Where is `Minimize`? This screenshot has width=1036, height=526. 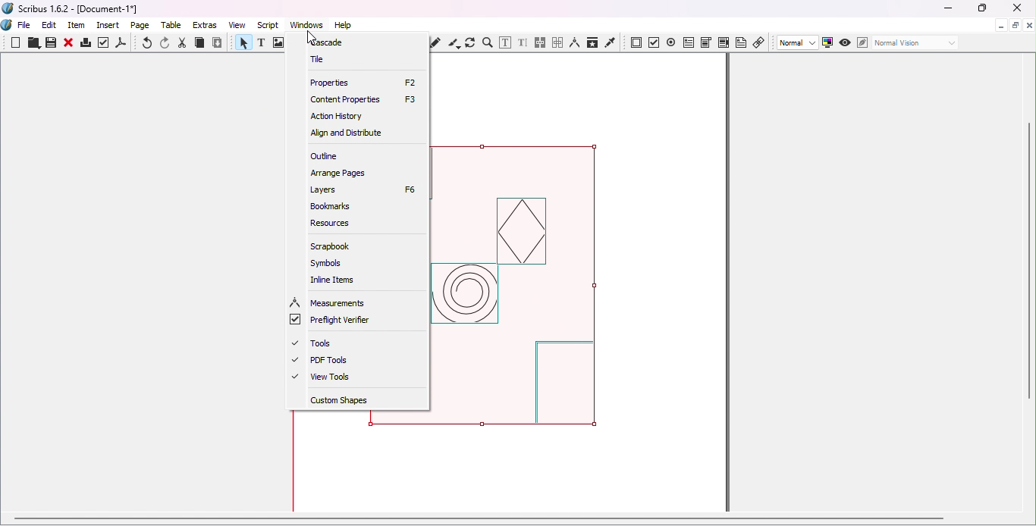 Minimize is located at coordinates (1000, 24).